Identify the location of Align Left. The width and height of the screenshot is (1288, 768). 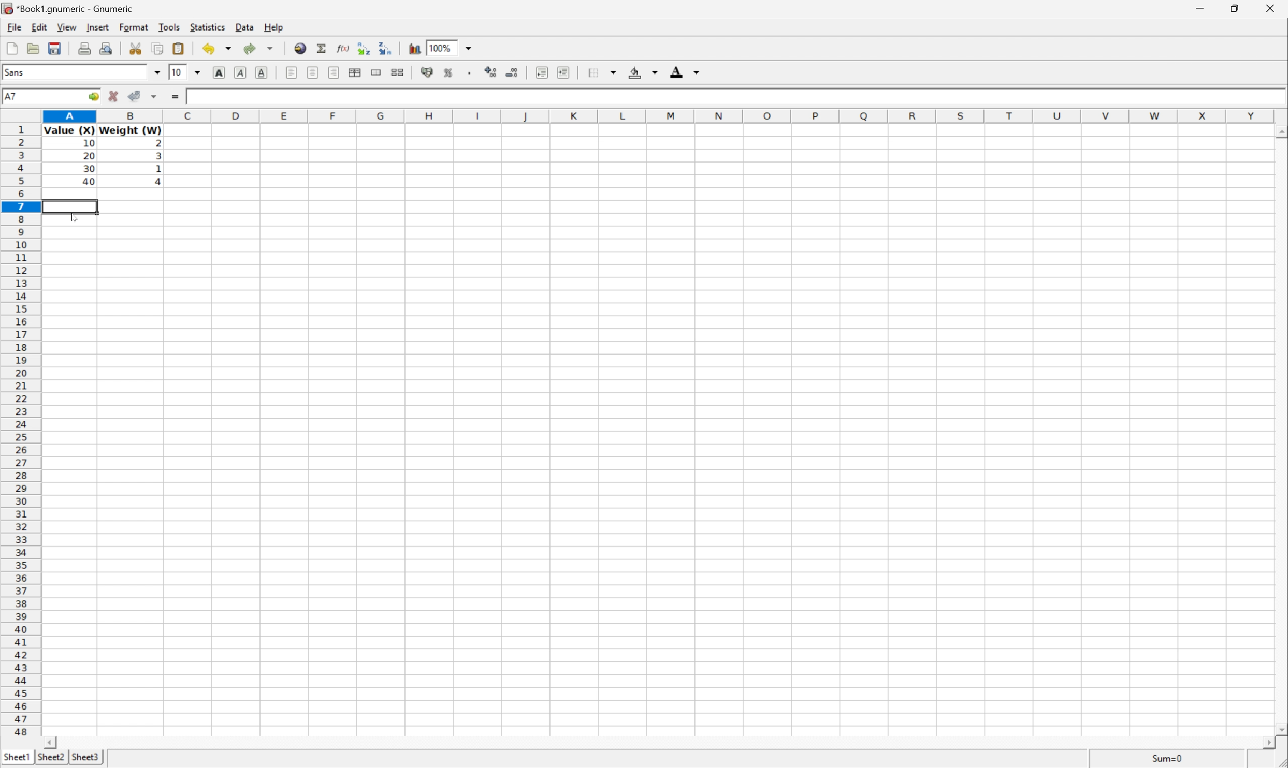
(292, 72).